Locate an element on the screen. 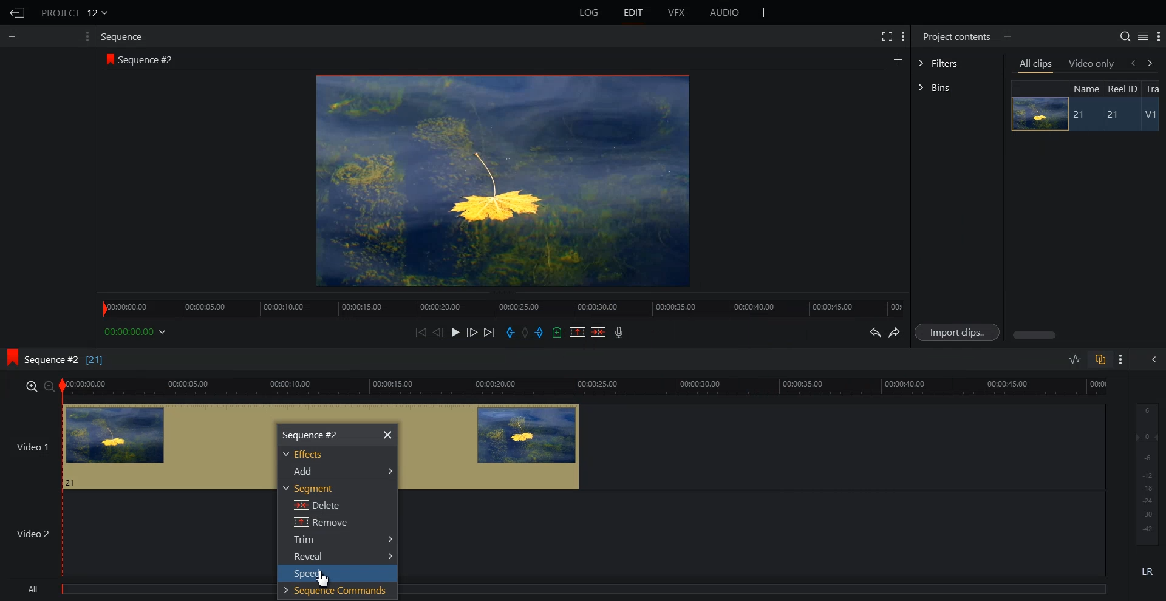 The image size is (1166, 601). Search is located at coordinates (1125, 36).